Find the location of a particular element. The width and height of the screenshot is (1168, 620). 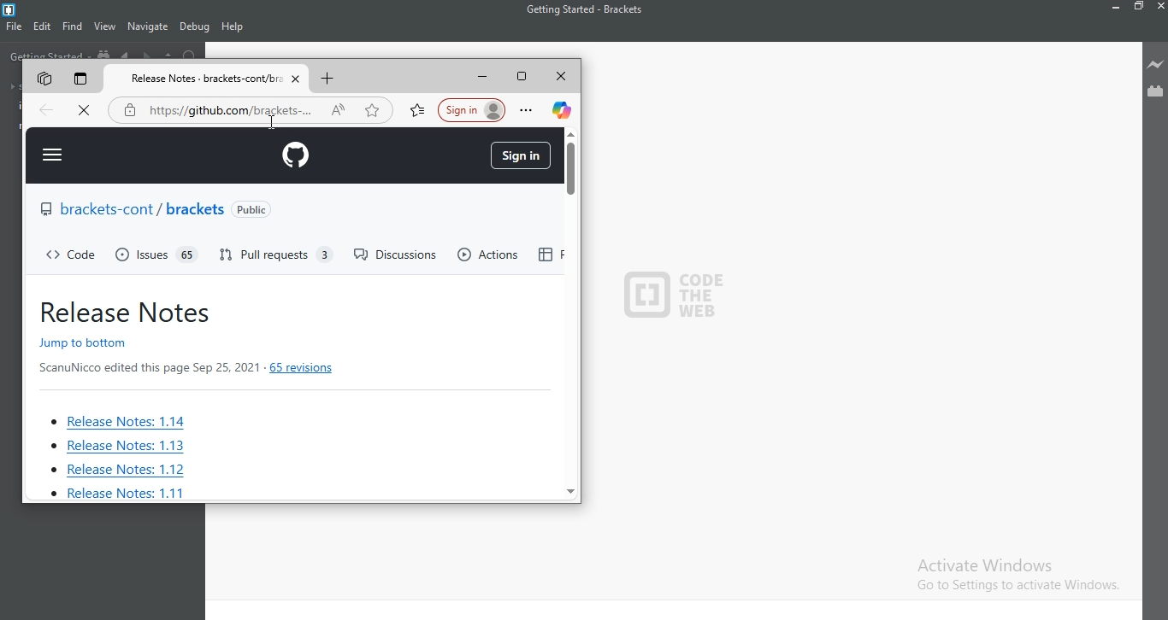

favourites manager is located at coordinates (418, 110).